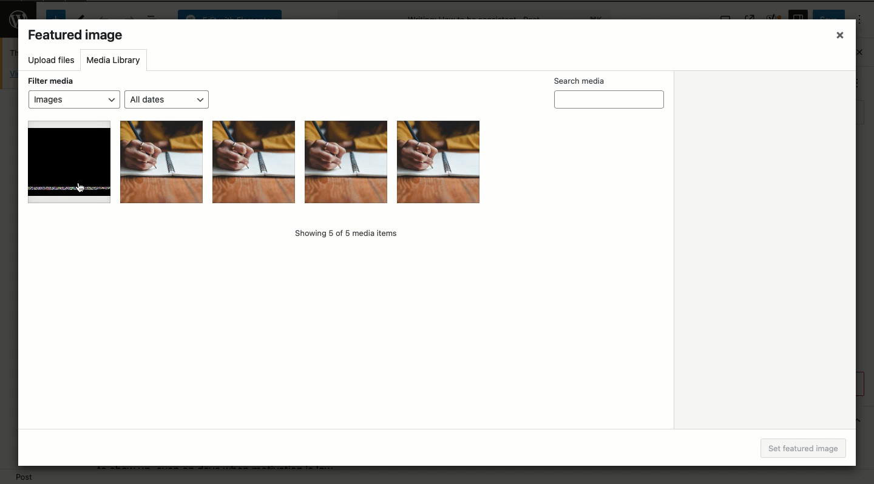 The image size is (874, 484). What do you see at coordinates (75, 36) in the screenshot?
I see `Featured image` at bounding box center [75, 36].